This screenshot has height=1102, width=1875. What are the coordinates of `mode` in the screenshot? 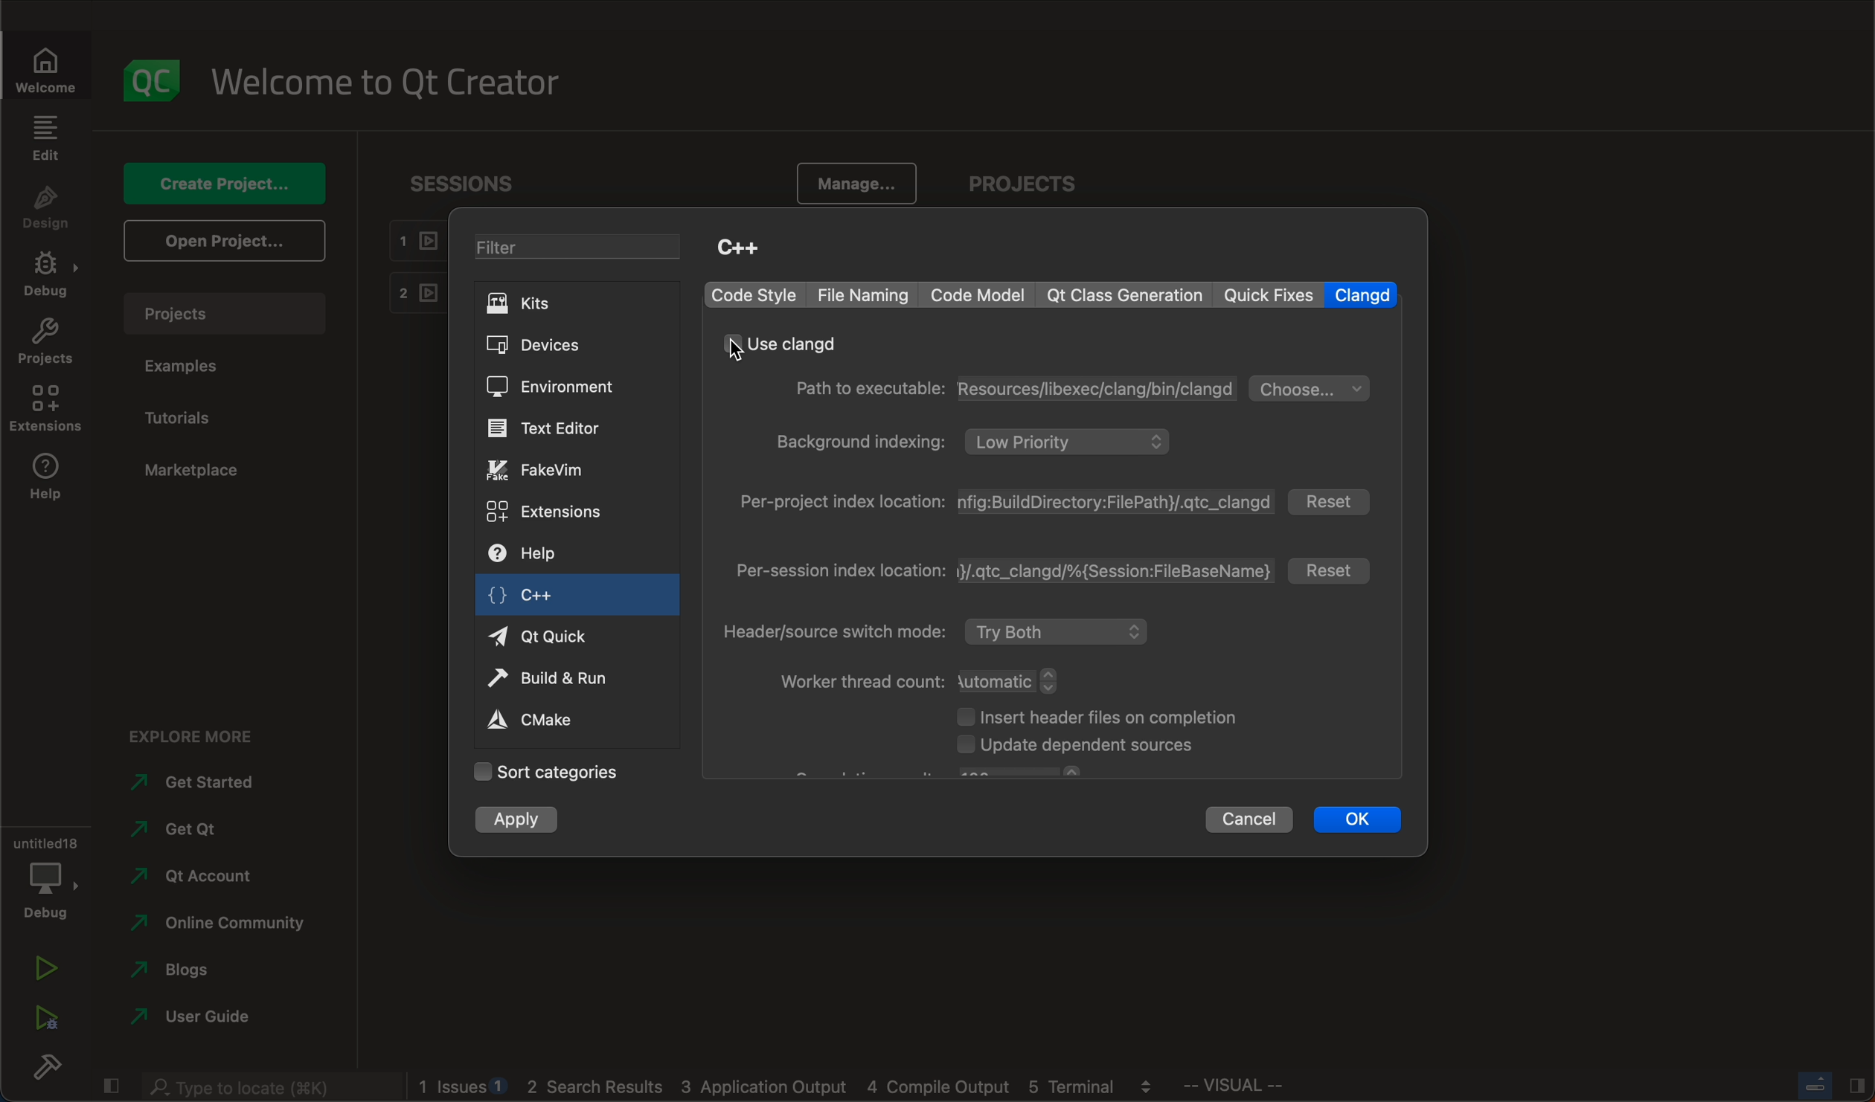 It's located at (943, 634).